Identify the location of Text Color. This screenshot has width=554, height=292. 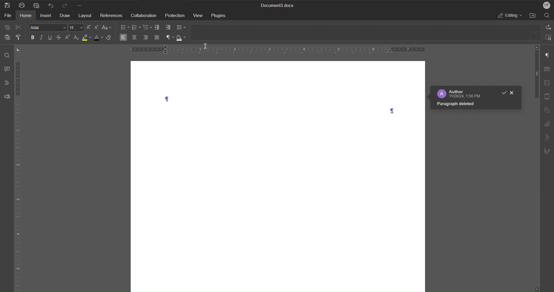
(98, 37).